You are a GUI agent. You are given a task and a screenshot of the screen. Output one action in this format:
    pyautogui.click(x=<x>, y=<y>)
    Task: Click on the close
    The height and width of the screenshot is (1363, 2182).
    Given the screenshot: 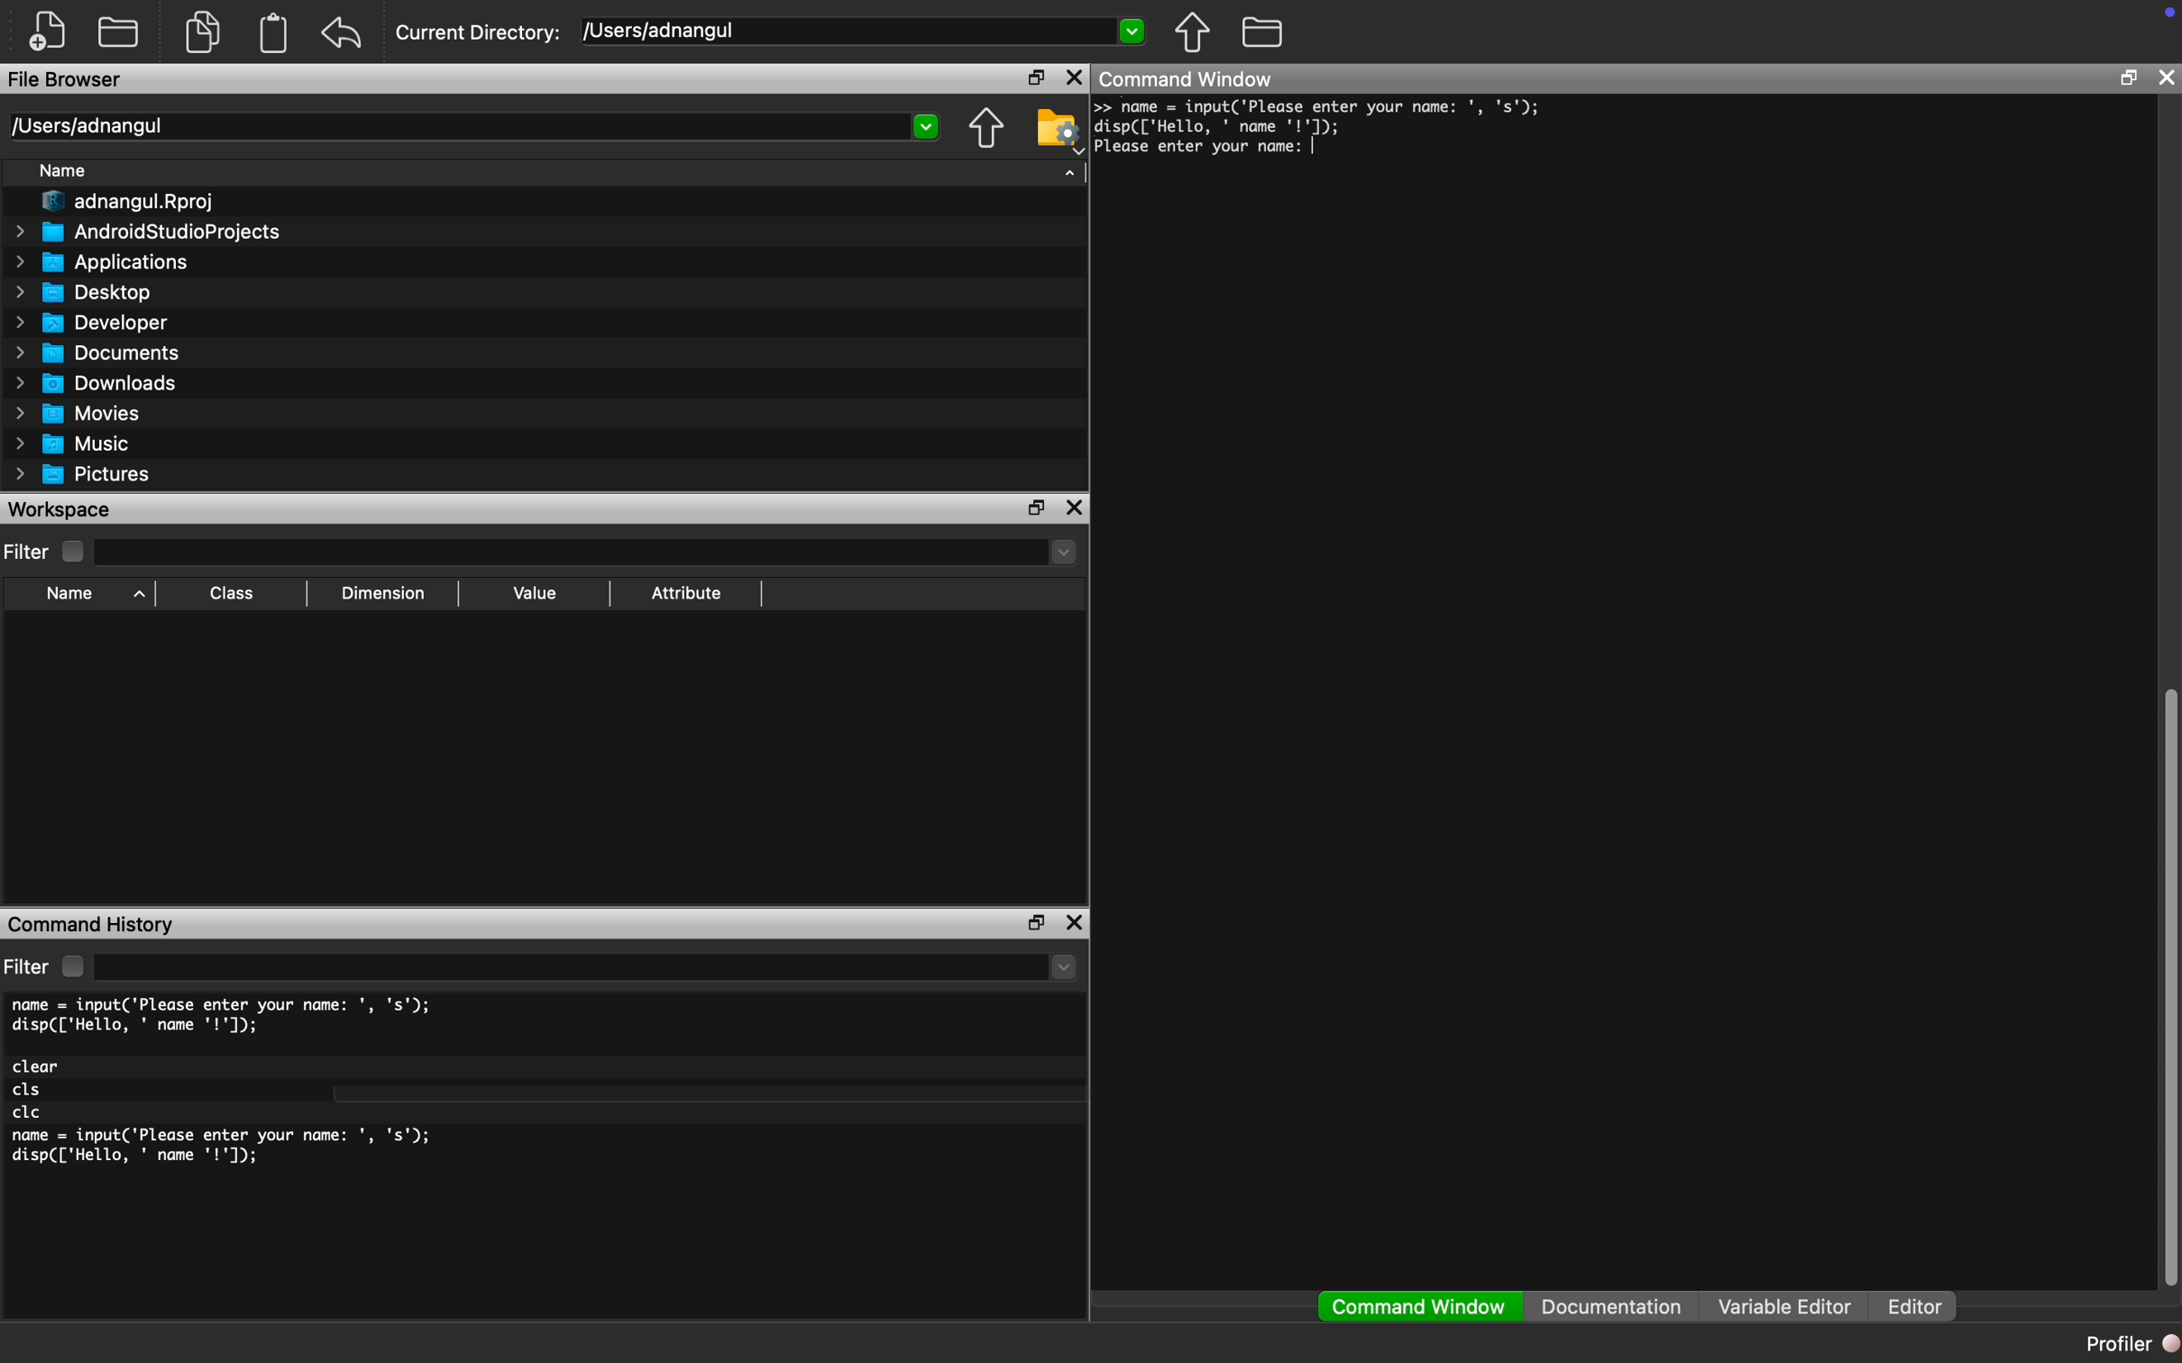 What is the action you would take?
    pyautogui.click(x=1074, y=508)
    